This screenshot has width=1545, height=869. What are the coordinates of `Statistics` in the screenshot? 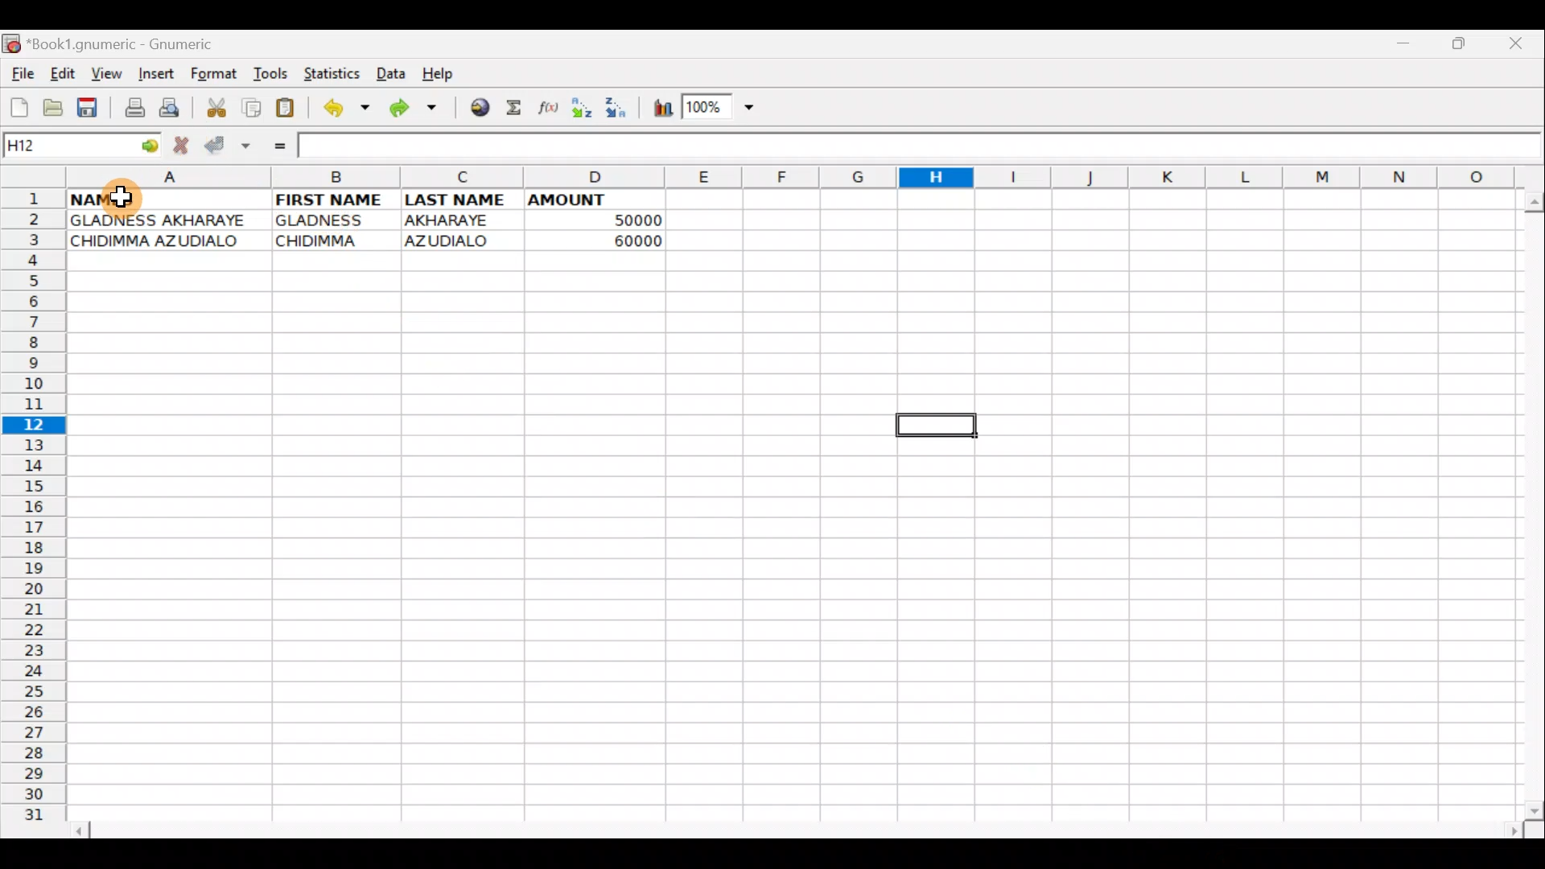 It's located at (333, 75).